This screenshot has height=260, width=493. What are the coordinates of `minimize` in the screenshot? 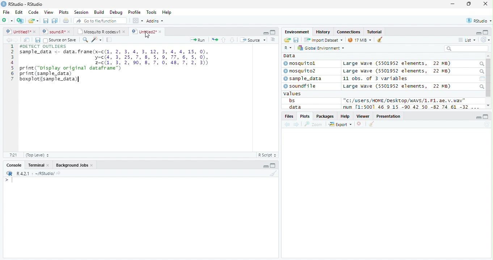 It's located at (266, 33).